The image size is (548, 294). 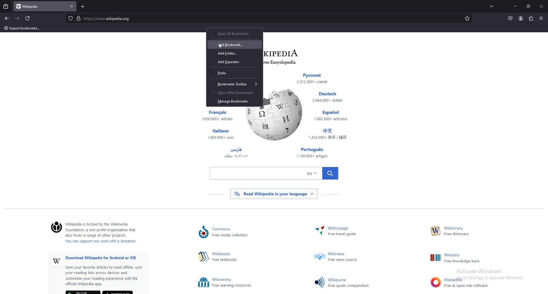 What do you see at coordinates (70, 18) in the screenshot?
I see `protected` at bounding box center [70, 18].